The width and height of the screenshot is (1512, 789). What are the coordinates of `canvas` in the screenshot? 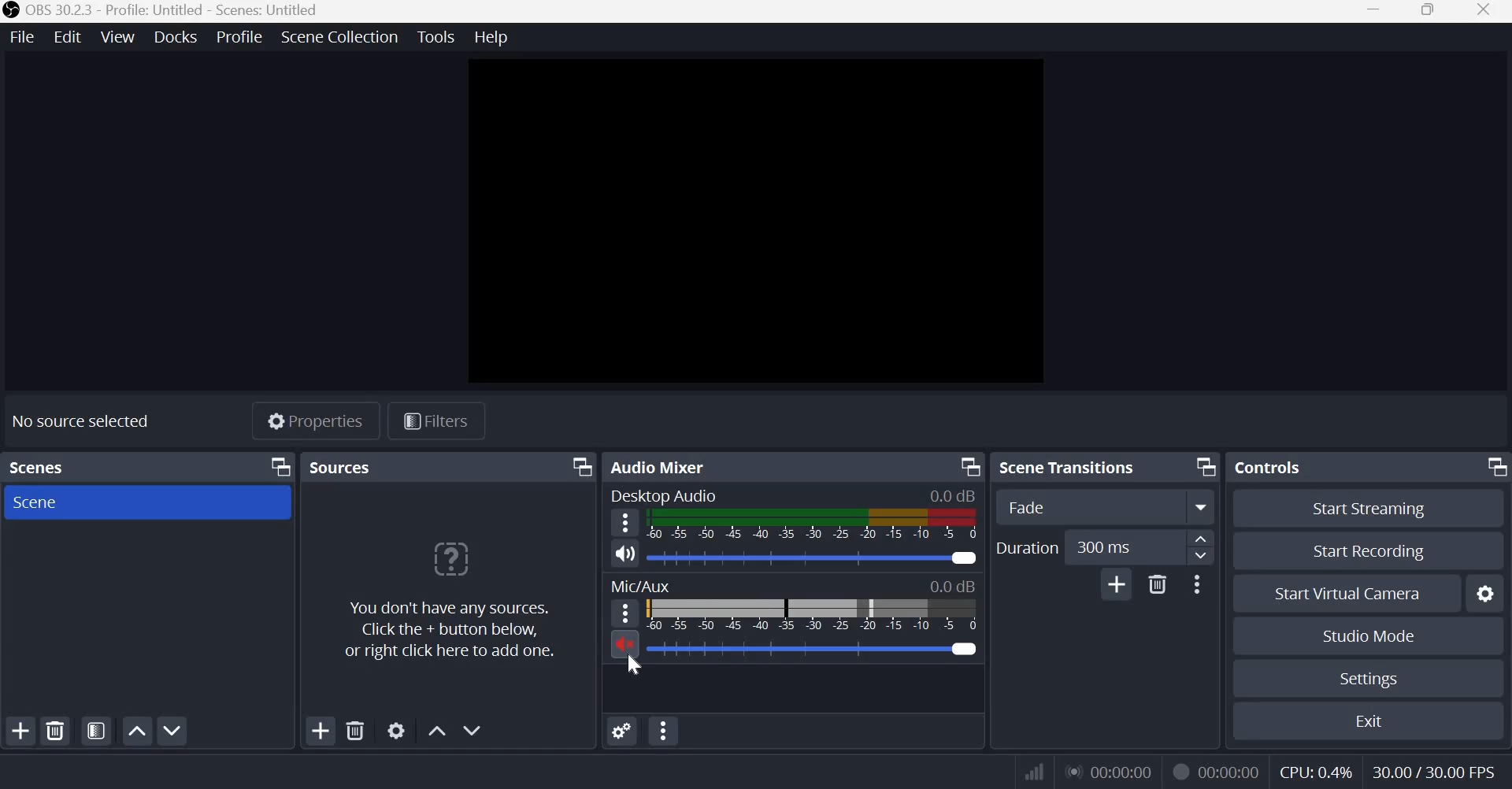 It's located at (762, 219).